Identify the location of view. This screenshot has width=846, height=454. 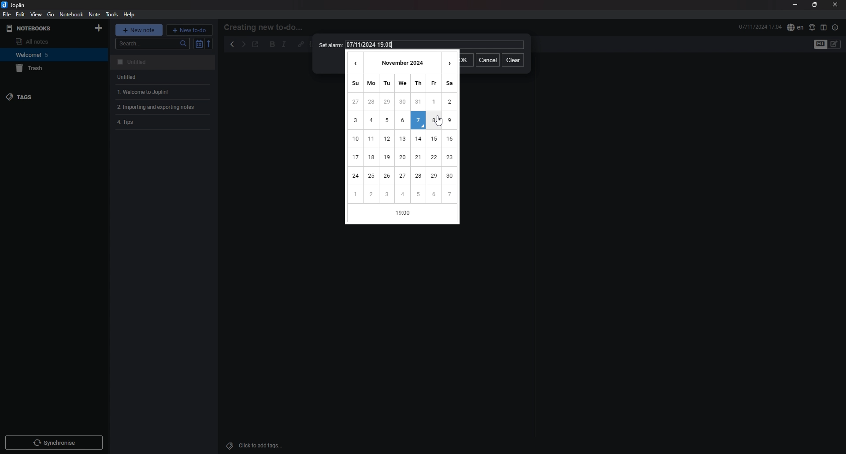
(37, 15).